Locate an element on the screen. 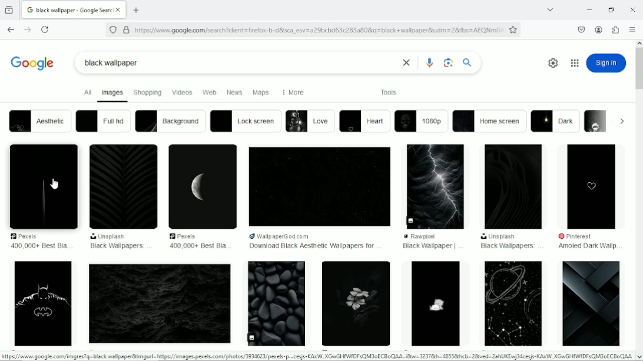 This screenshot has height=361, width=643. 400,000+ best bia is located at coordinates (196, 246).